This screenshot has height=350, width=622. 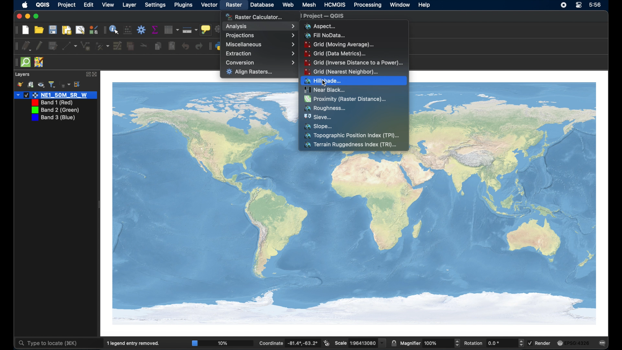 I want to click on close, so click(x=96, y=75).